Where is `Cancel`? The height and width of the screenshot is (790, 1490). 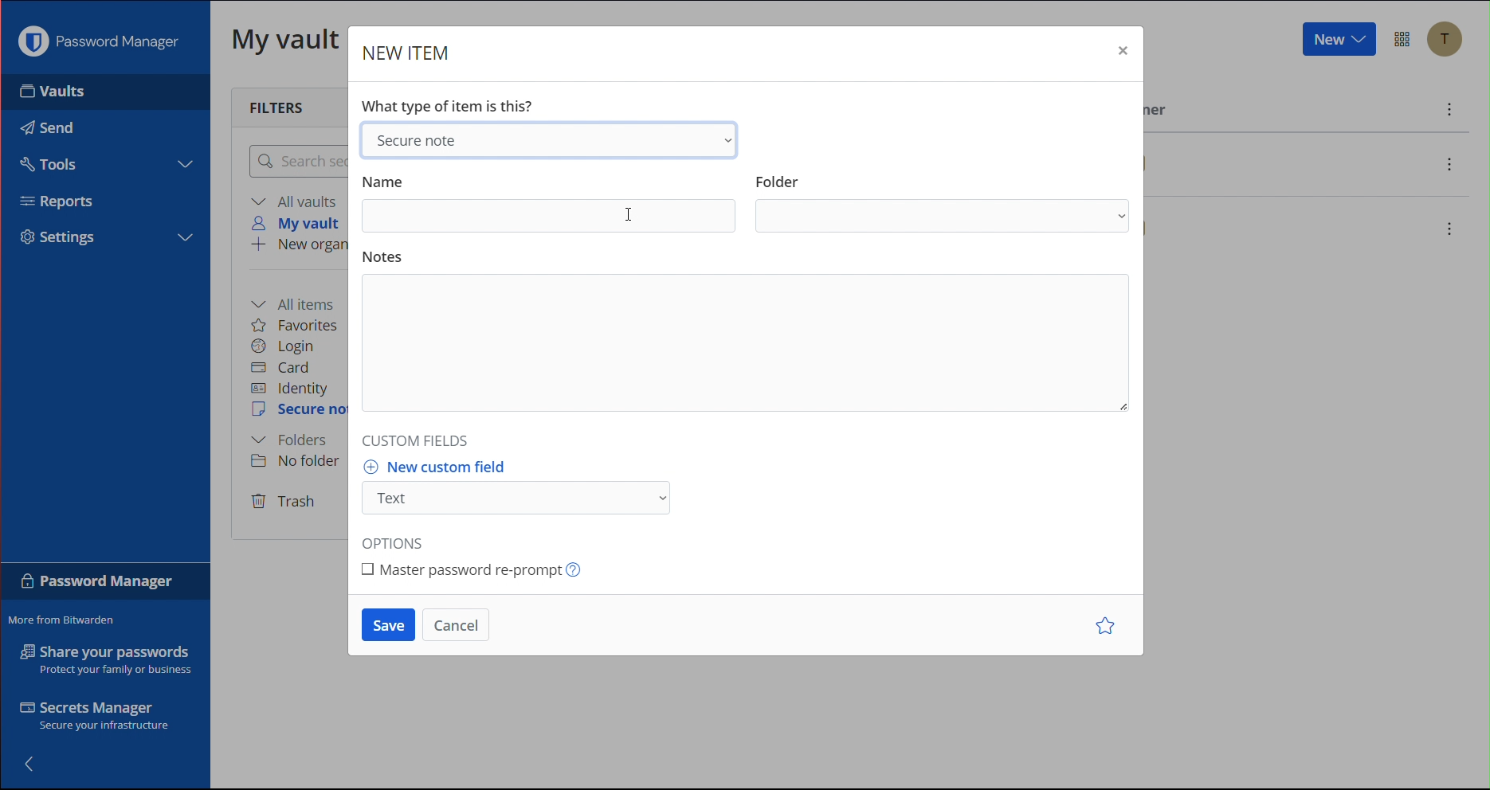 Cancel is located at coordinates (461, 623).